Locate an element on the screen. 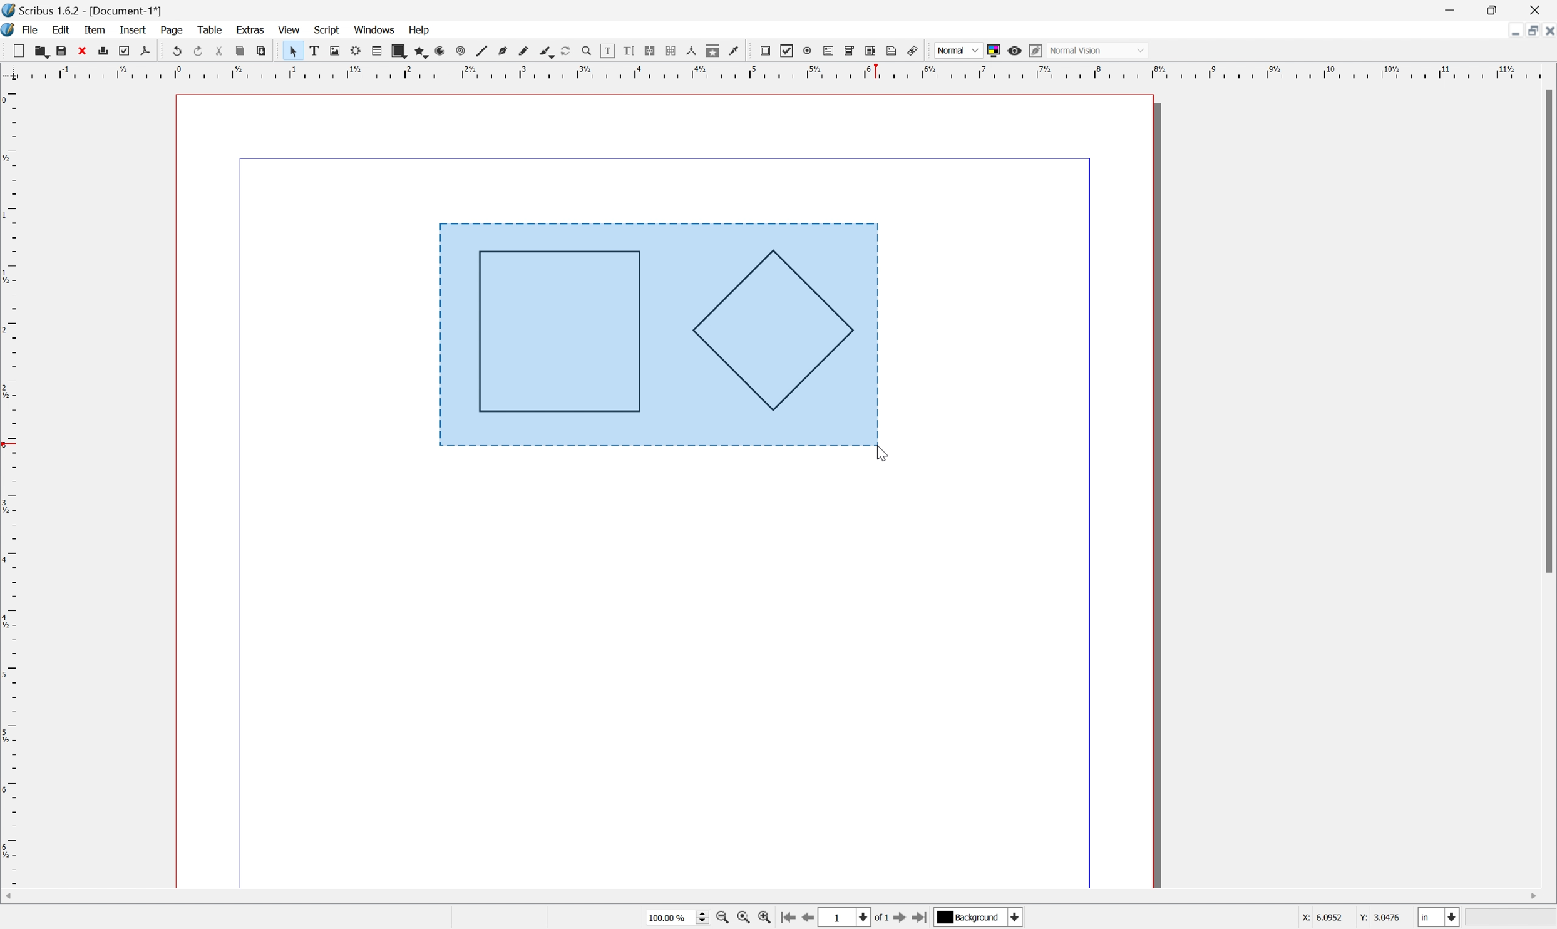 This screenshot has width=1557, height=929. Normal is located at coordinates (958, 50).